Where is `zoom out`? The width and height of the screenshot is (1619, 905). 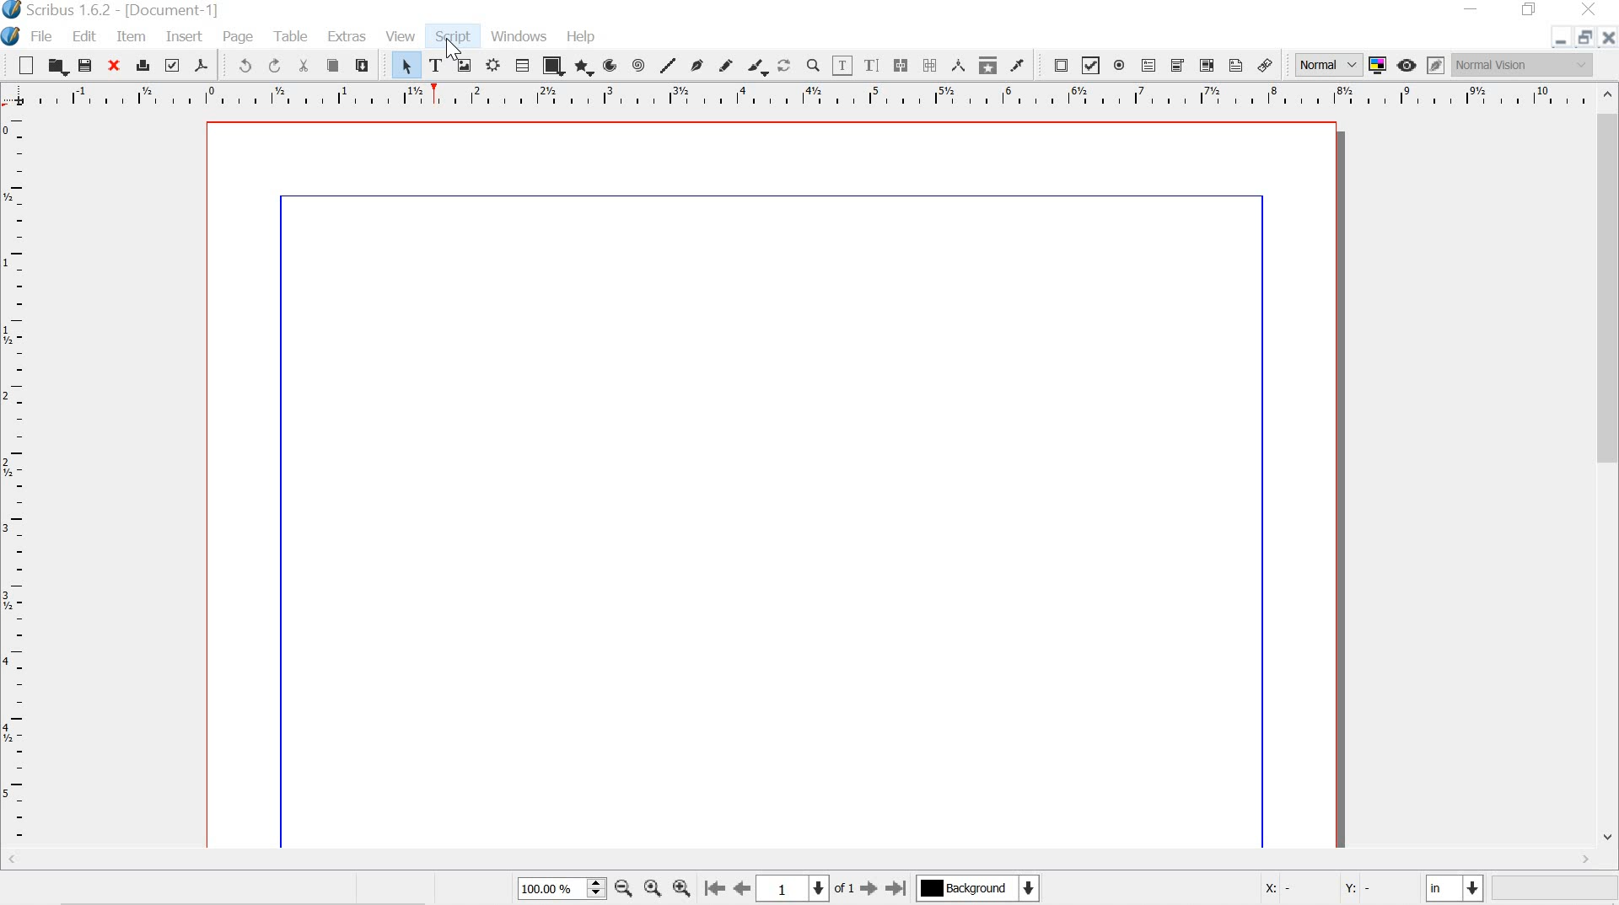 zoom out is located at coordinates (624, 891).